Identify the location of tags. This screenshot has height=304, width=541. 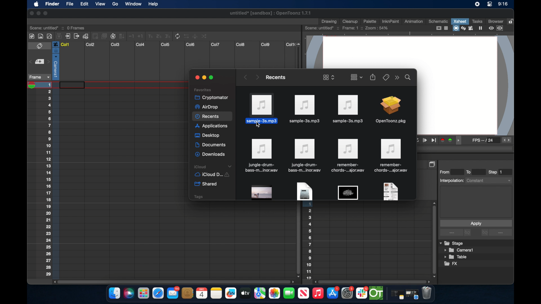
(385, 77).